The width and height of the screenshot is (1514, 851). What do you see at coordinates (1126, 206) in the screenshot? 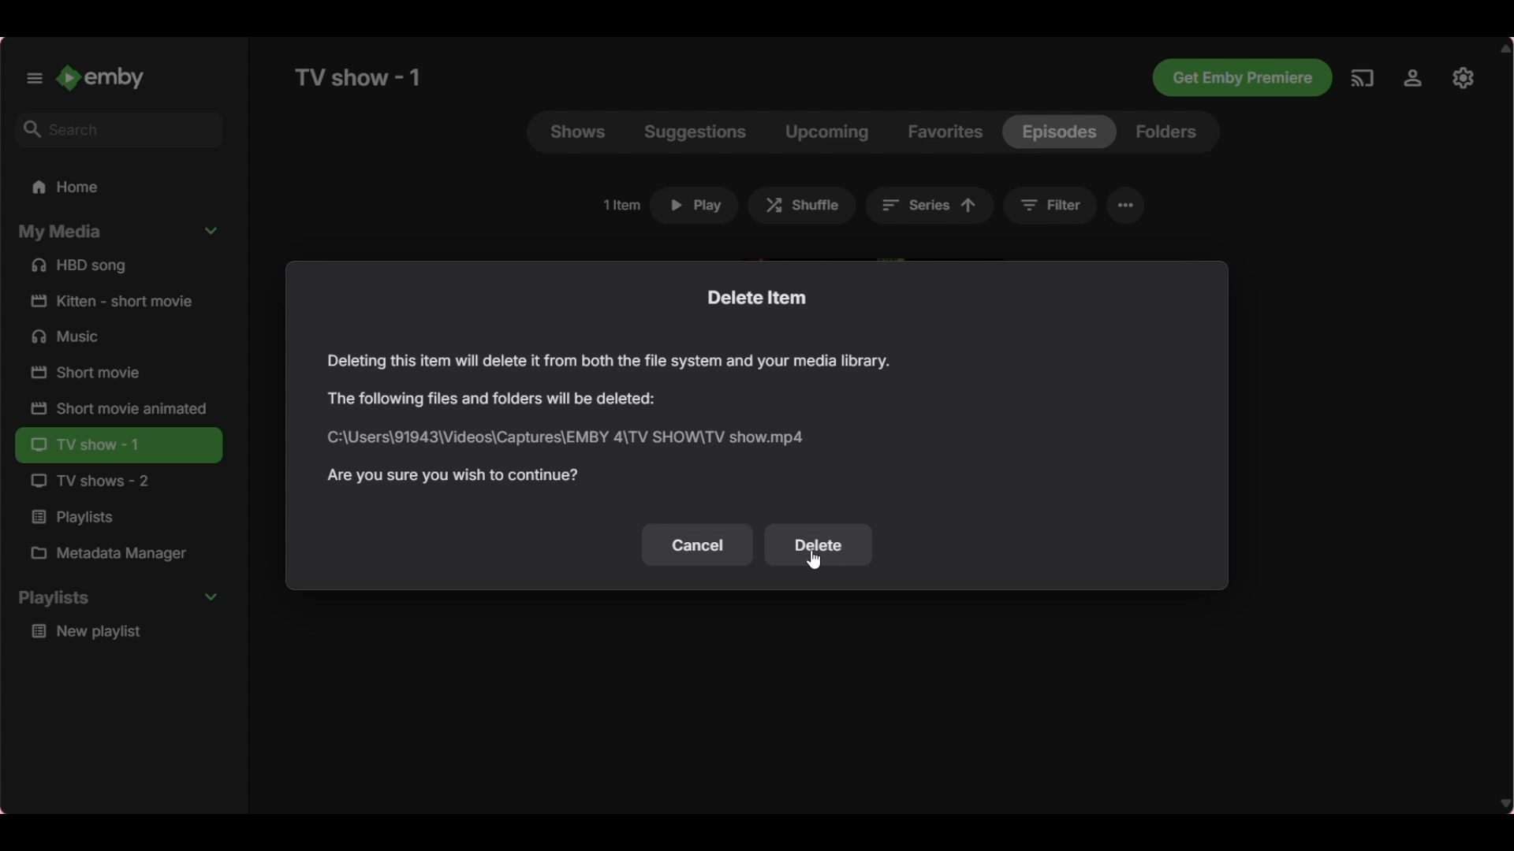
I see `More settings` at bounding box center [1126, 206].